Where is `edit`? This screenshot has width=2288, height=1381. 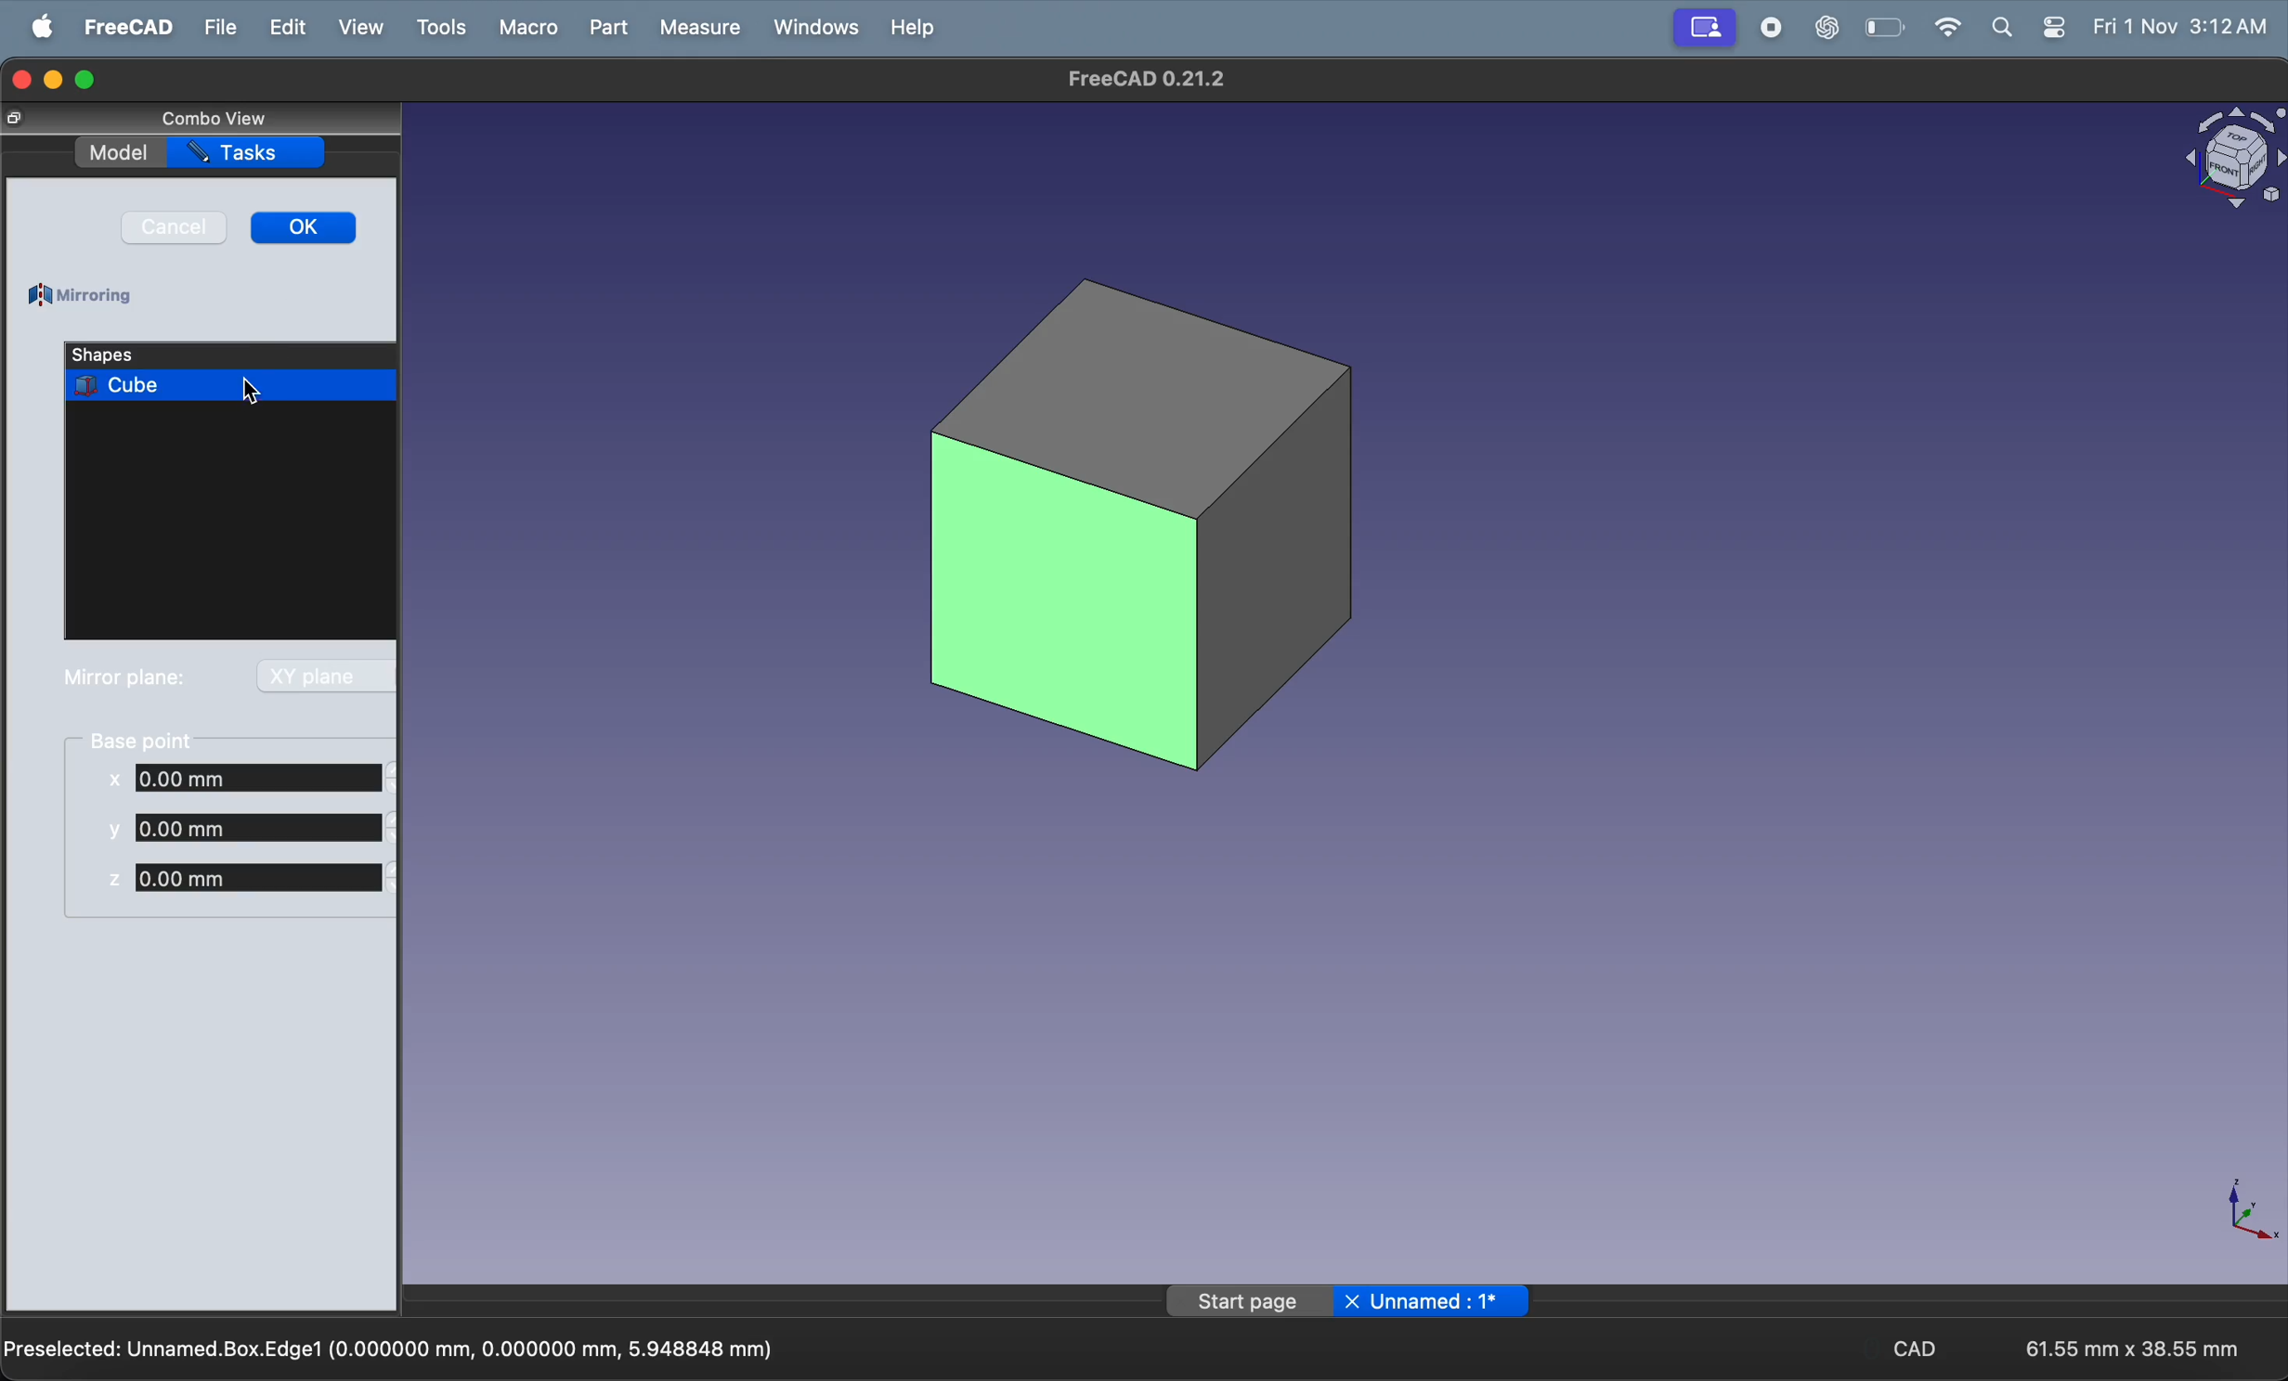 edit is located at coordinates (283, 27).